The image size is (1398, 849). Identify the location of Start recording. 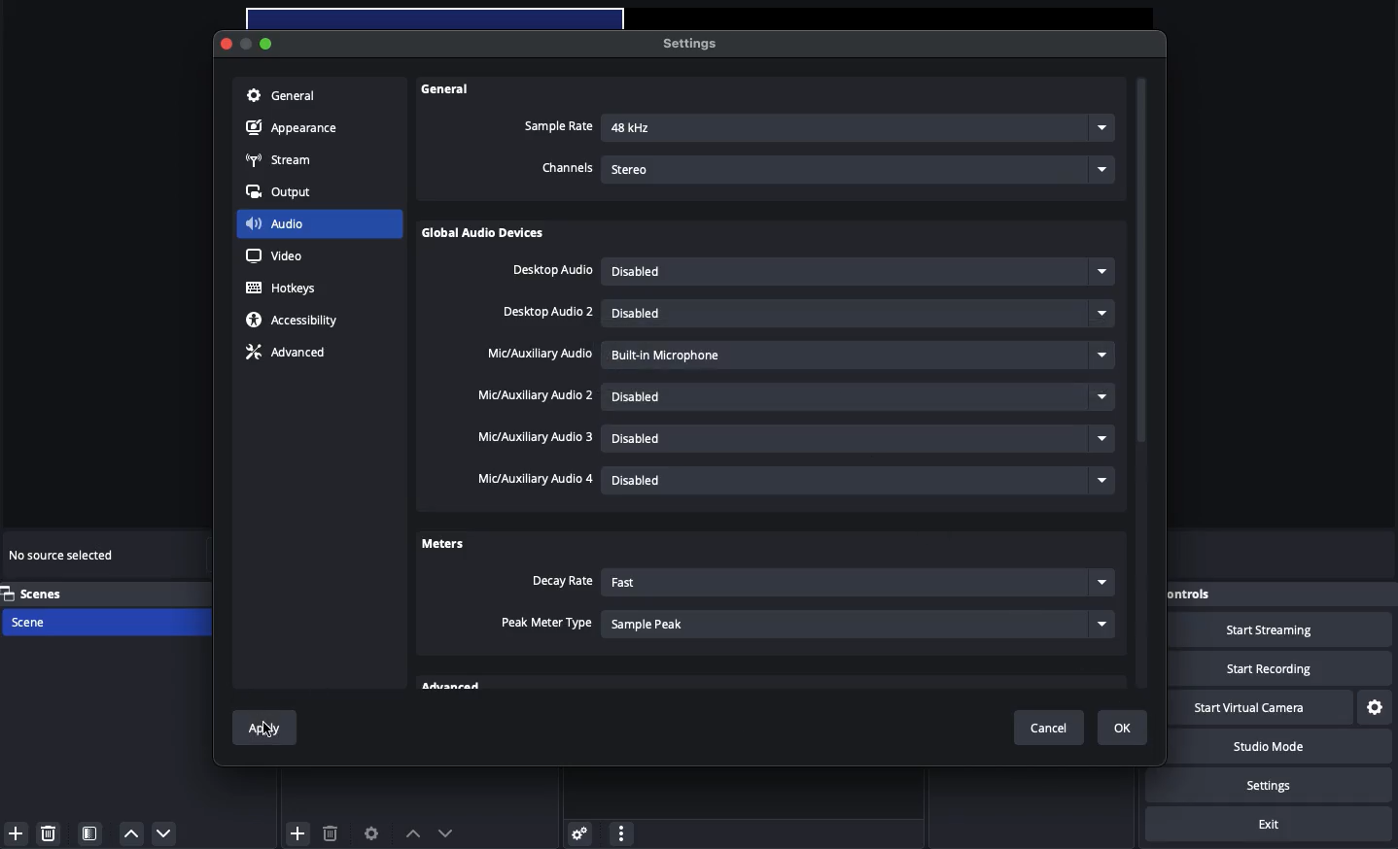
(1283, 668).